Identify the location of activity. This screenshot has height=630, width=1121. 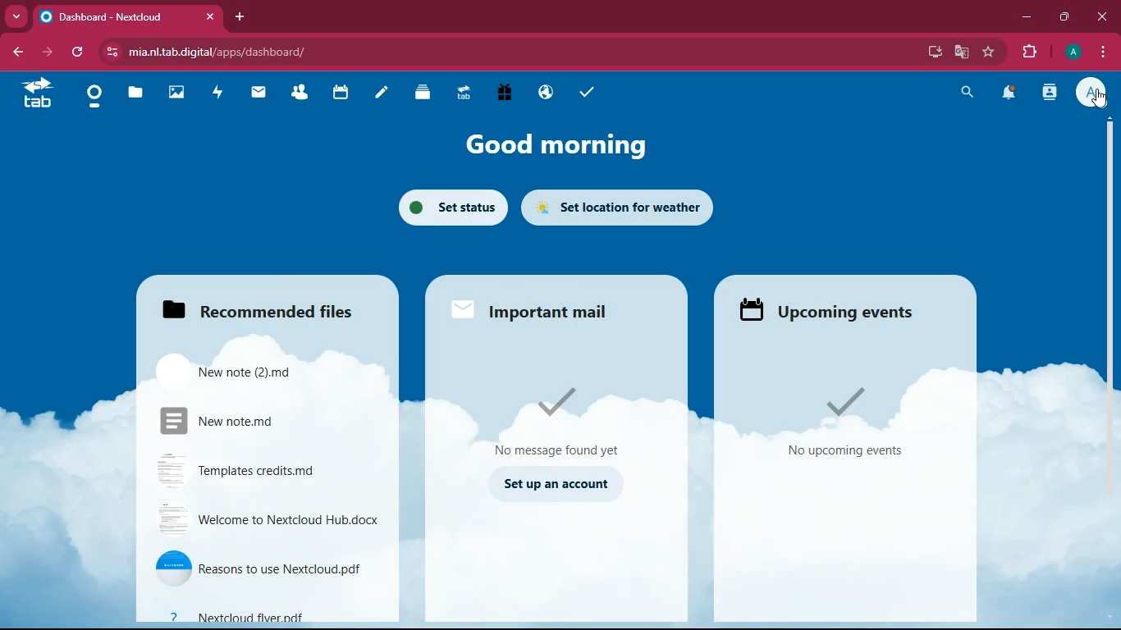
(222, 90).